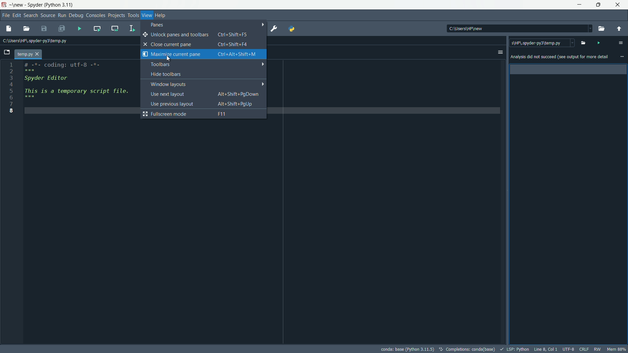  I want to click on Analysis did not succeed (see output for more details), so click(559, 57).